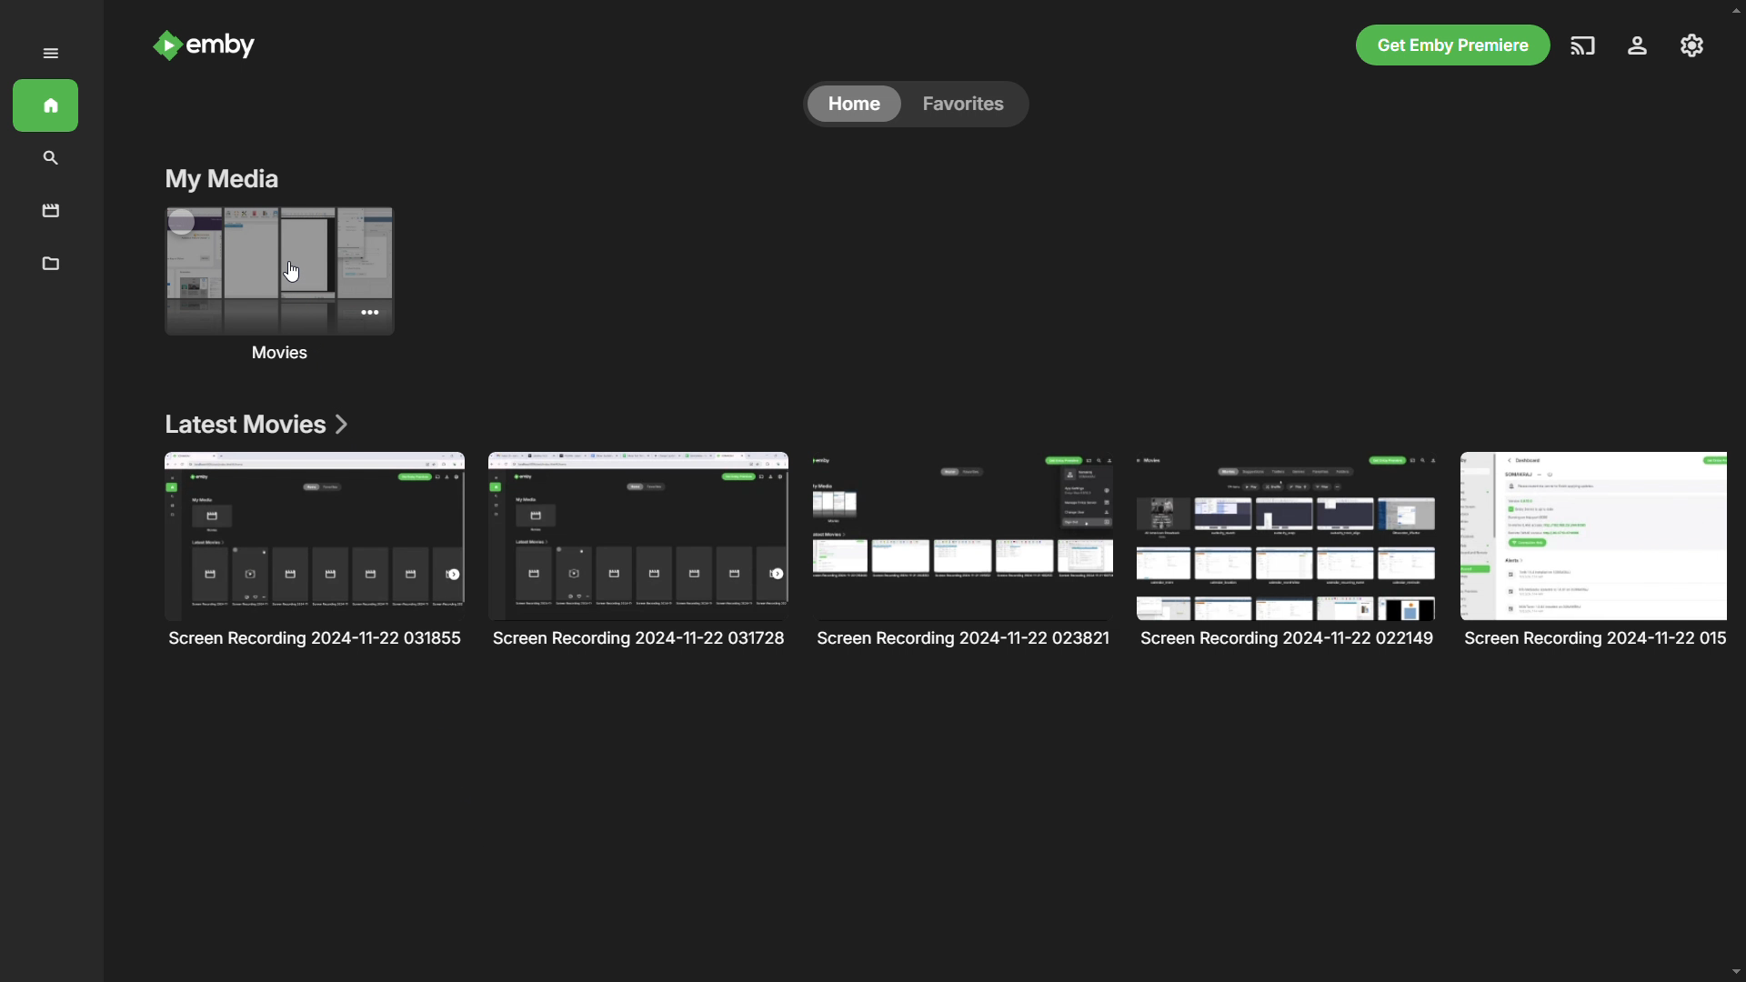 This screenshot has width=1746, height=982. What do you see at coordinates (46, 105) in the screenshot?
I see `home` at bounding box center [46, 105].